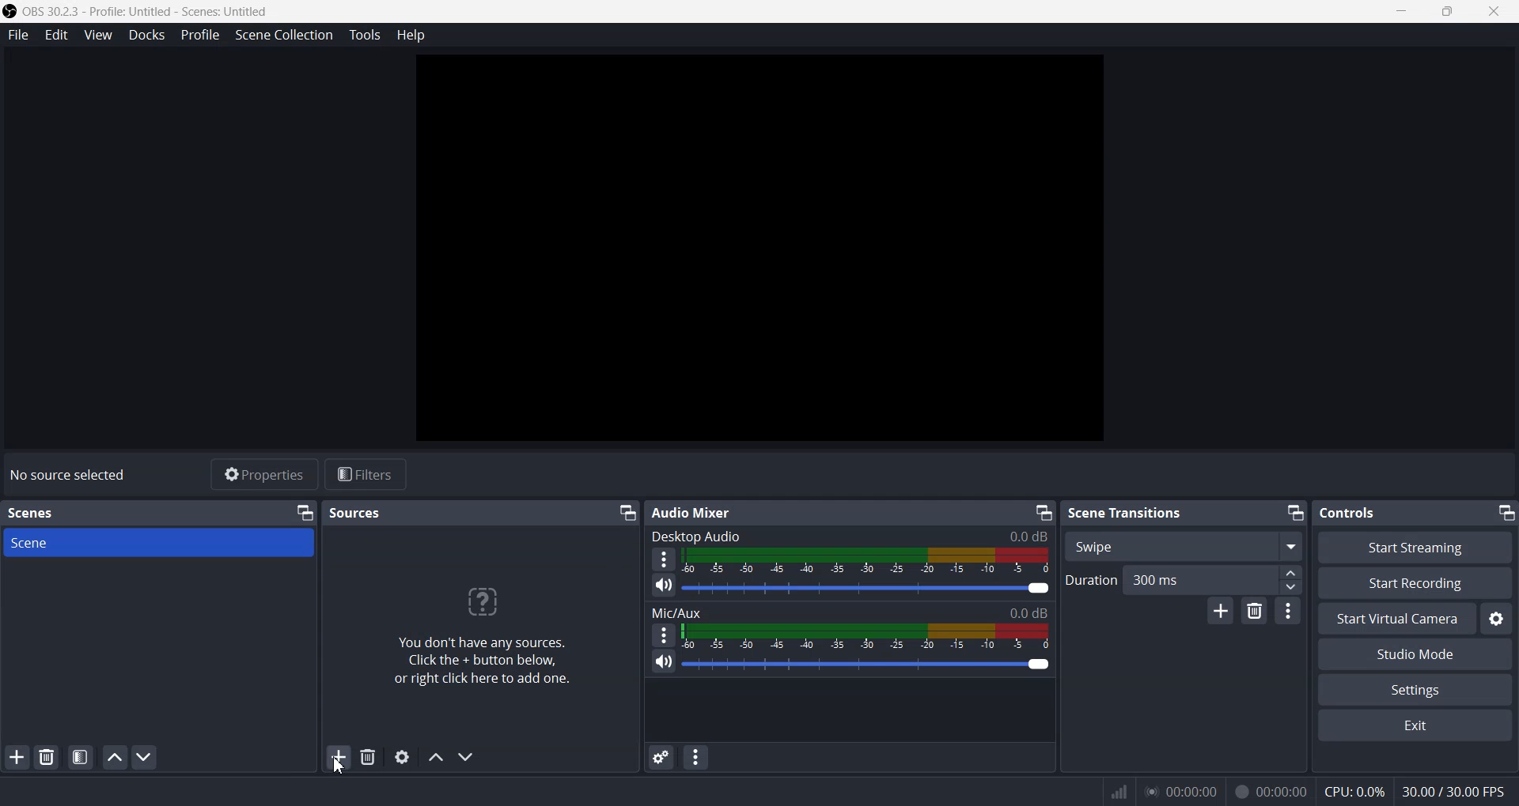 The height and width of the screenshot is (806, 1519). What do you see at coordinates (1253, 612) in the screenshot?
I see `Remove Configurable transition` at bounding box center [1253, 612].